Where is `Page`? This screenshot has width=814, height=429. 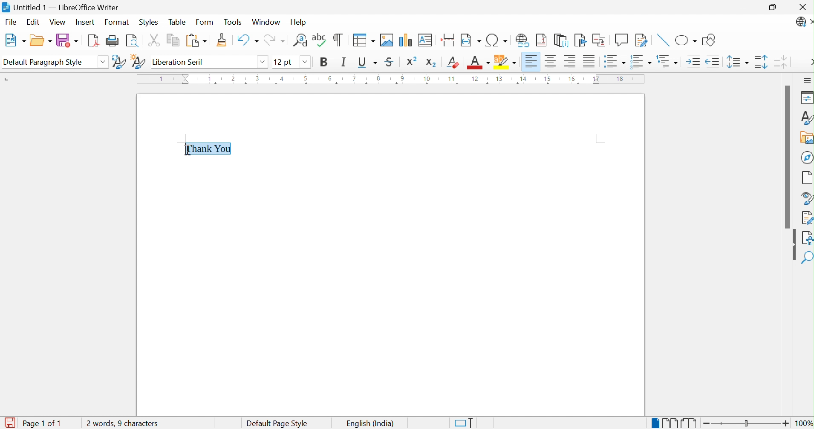 Page is located at coordinates (806, 177).